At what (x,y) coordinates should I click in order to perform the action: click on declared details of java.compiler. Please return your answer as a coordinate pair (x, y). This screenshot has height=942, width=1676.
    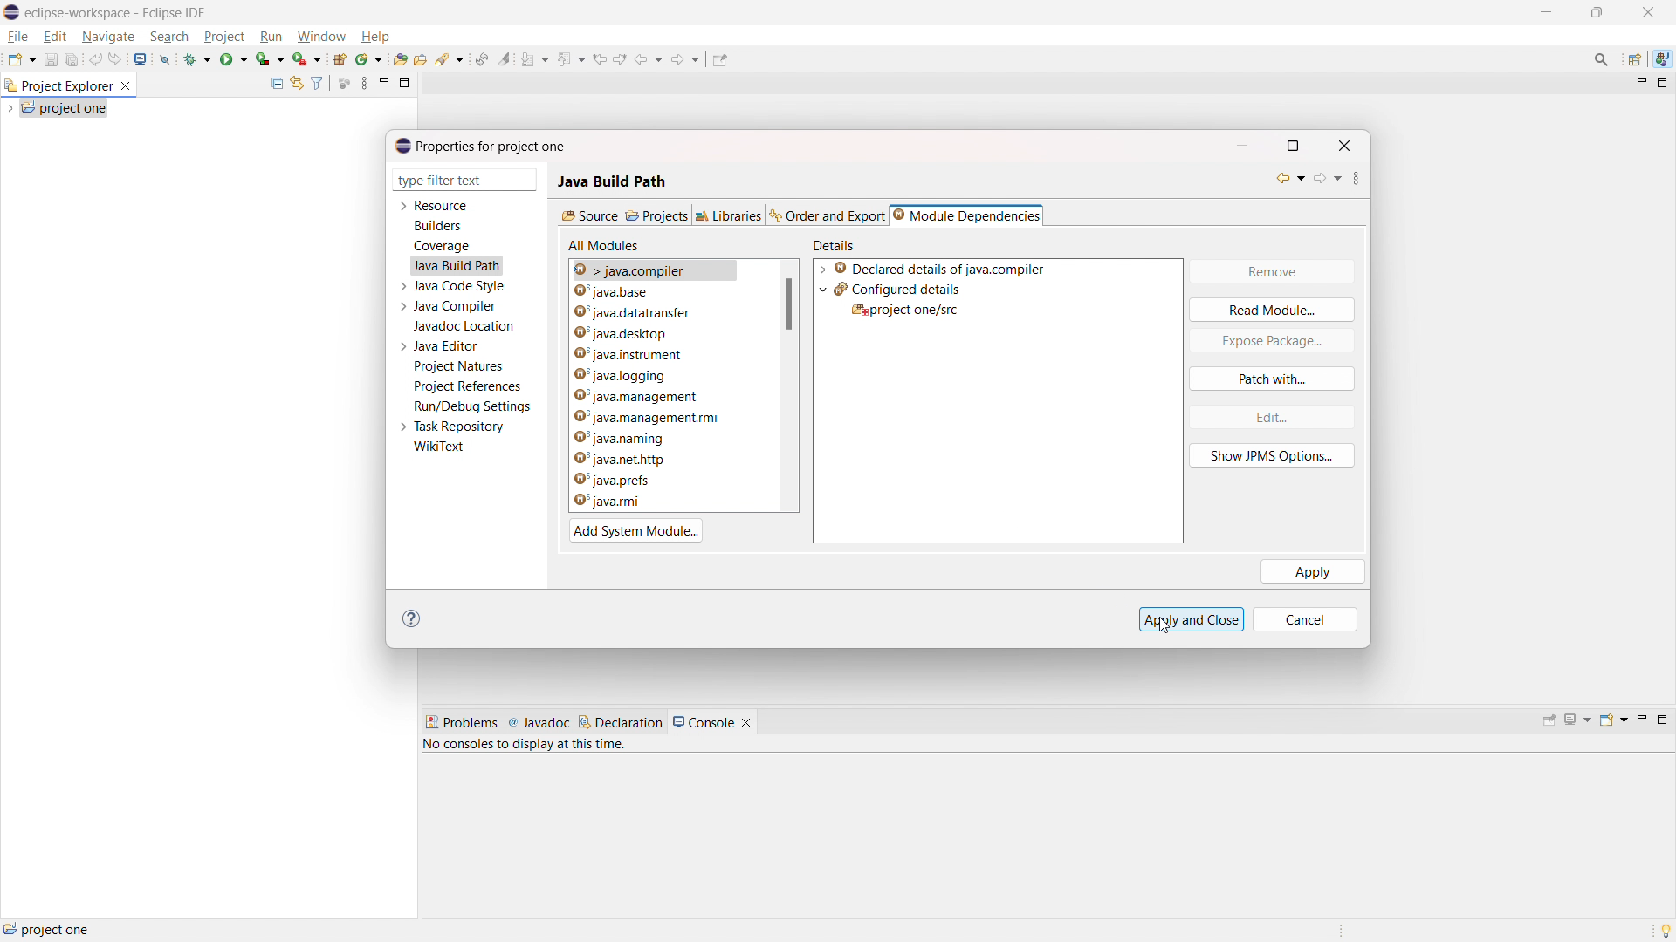
    Looking at the image, I should click on (939, 269).